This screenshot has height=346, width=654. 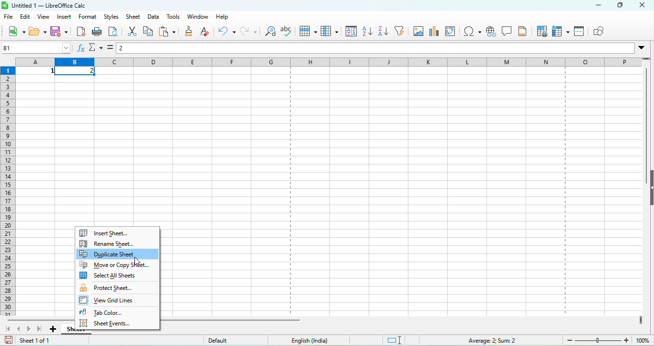 I want to click on format, so click(x=88, y=17).